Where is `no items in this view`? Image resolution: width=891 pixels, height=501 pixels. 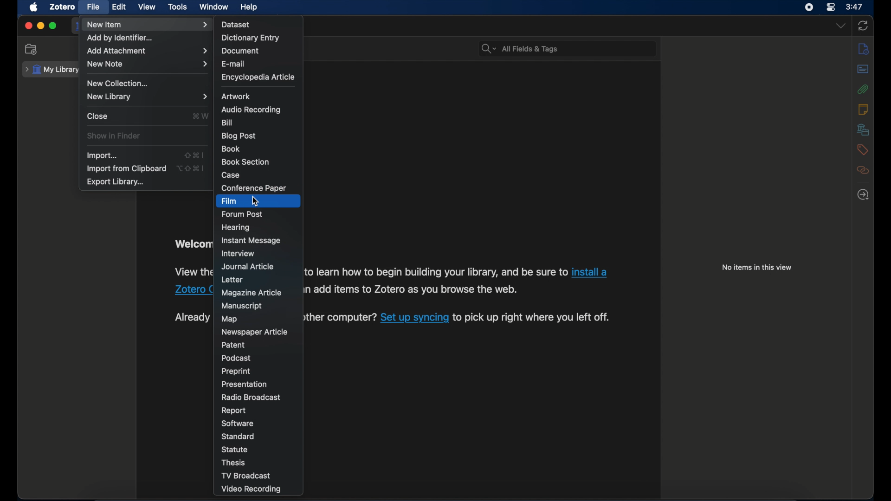
no items in this view is located at coordinates (756, 267).